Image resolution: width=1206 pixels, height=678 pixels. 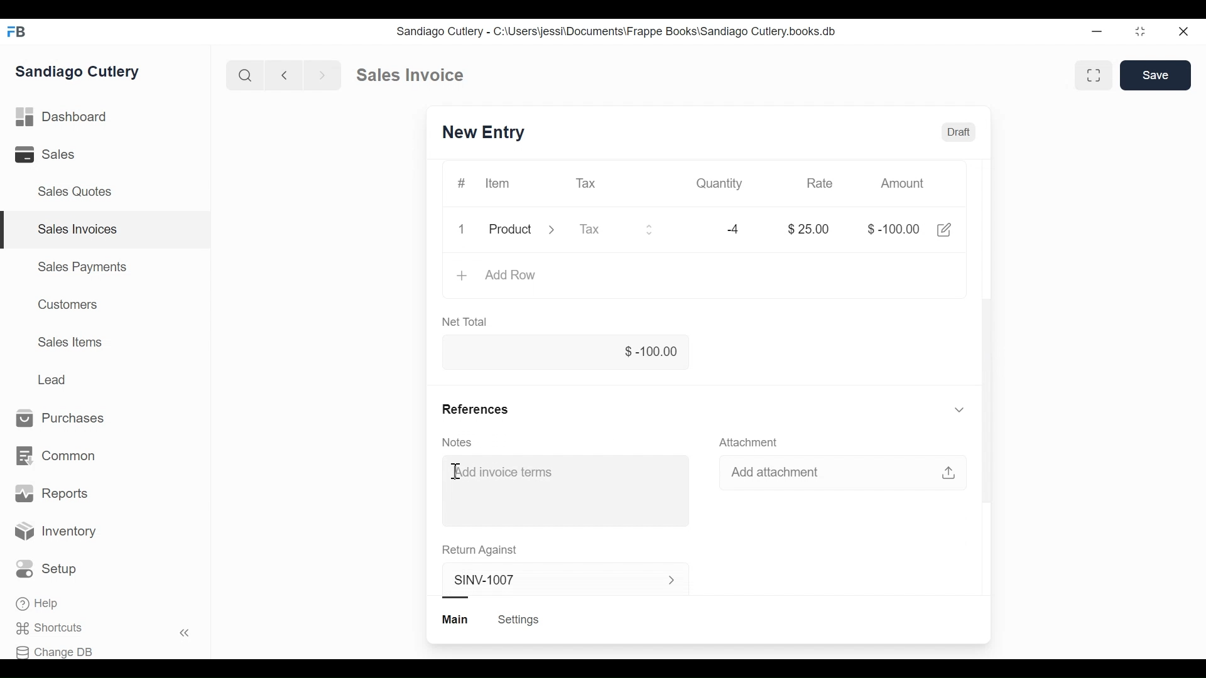 I want to click on Main, so click(x=457, y=620).